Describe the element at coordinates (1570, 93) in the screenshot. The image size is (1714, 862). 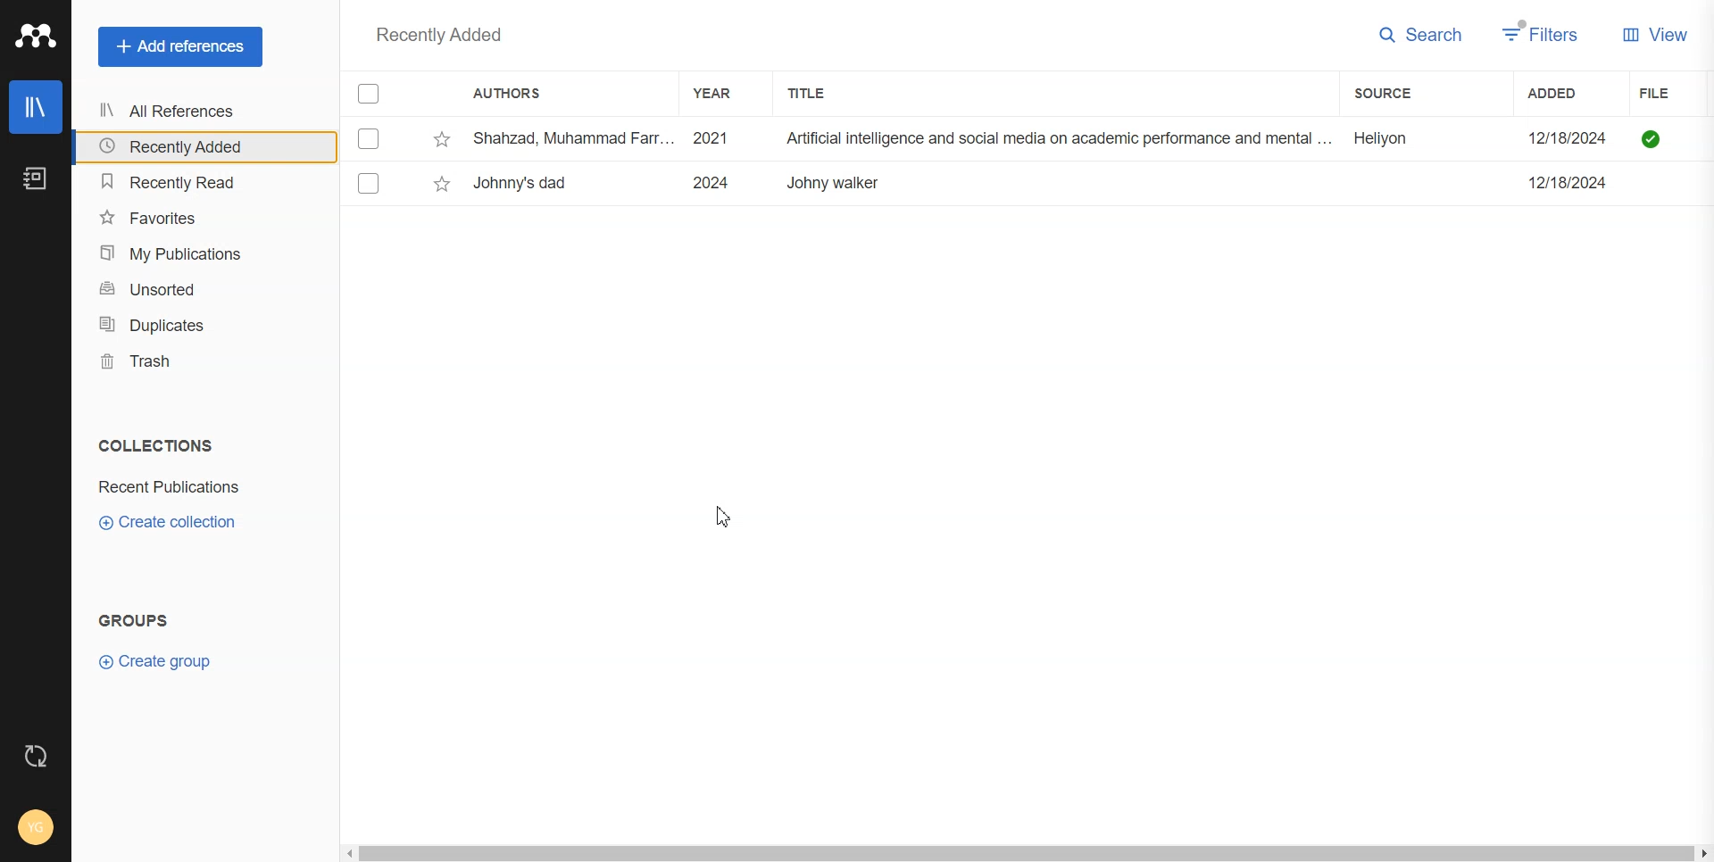
I see `Added` at that location.